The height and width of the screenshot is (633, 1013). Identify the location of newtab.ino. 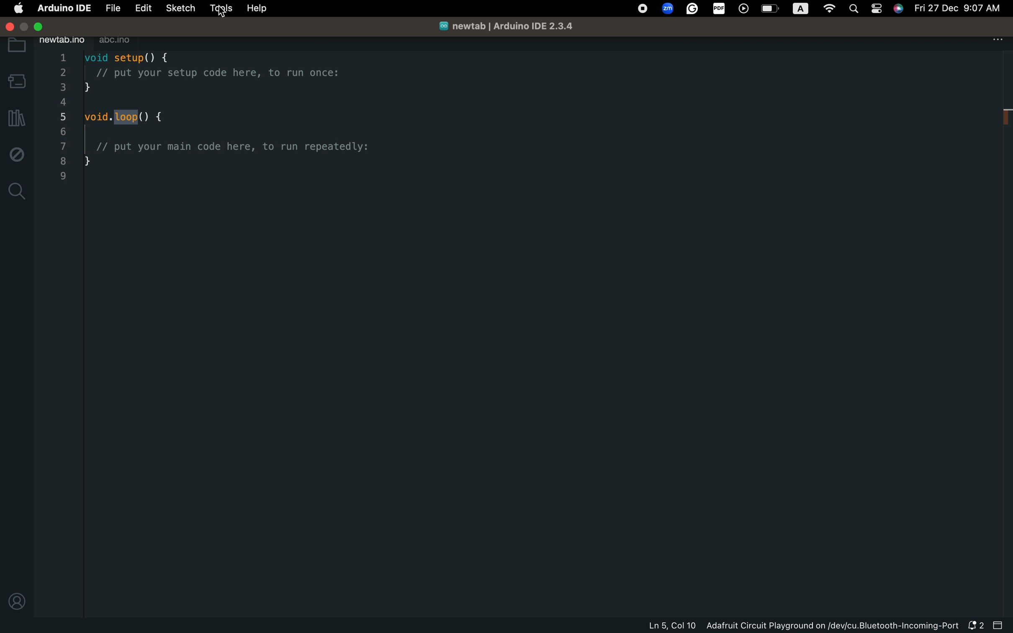
(62, 41).